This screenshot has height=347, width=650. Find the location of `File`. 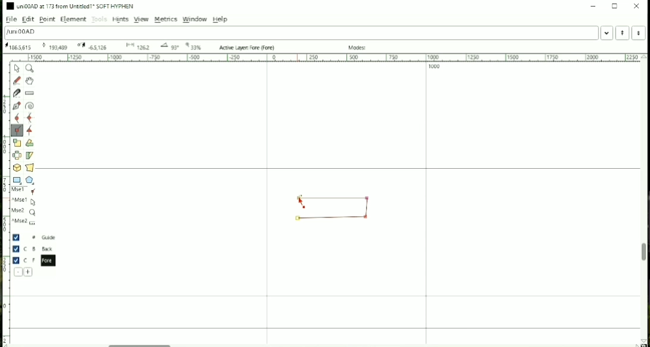

File is located at coordinates (10, 20).